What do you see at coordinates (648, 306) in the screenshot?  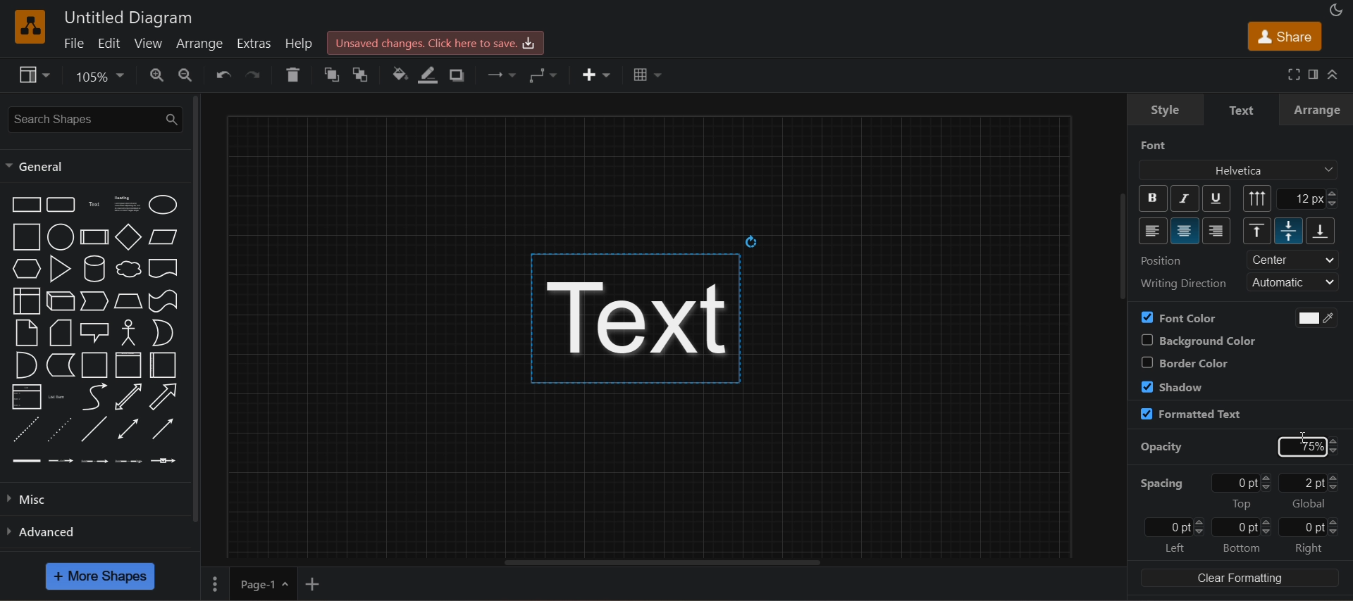 I see `text` at bounding box center [648, 306].